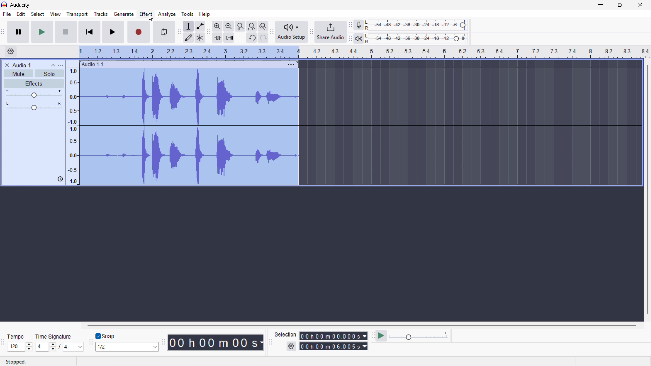  I want to click on Set snapping, so click(127, 347).